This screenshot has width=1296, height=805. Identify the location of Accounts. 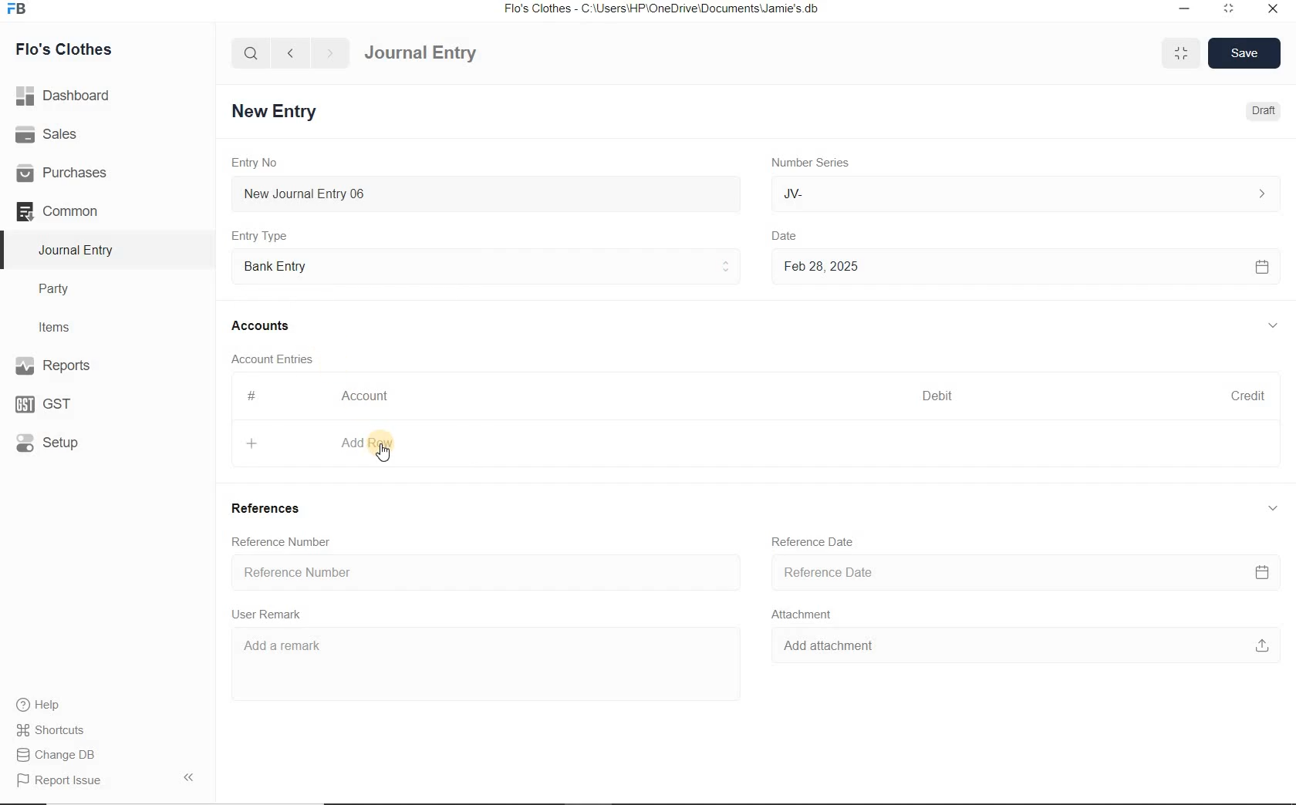
(263, 325).